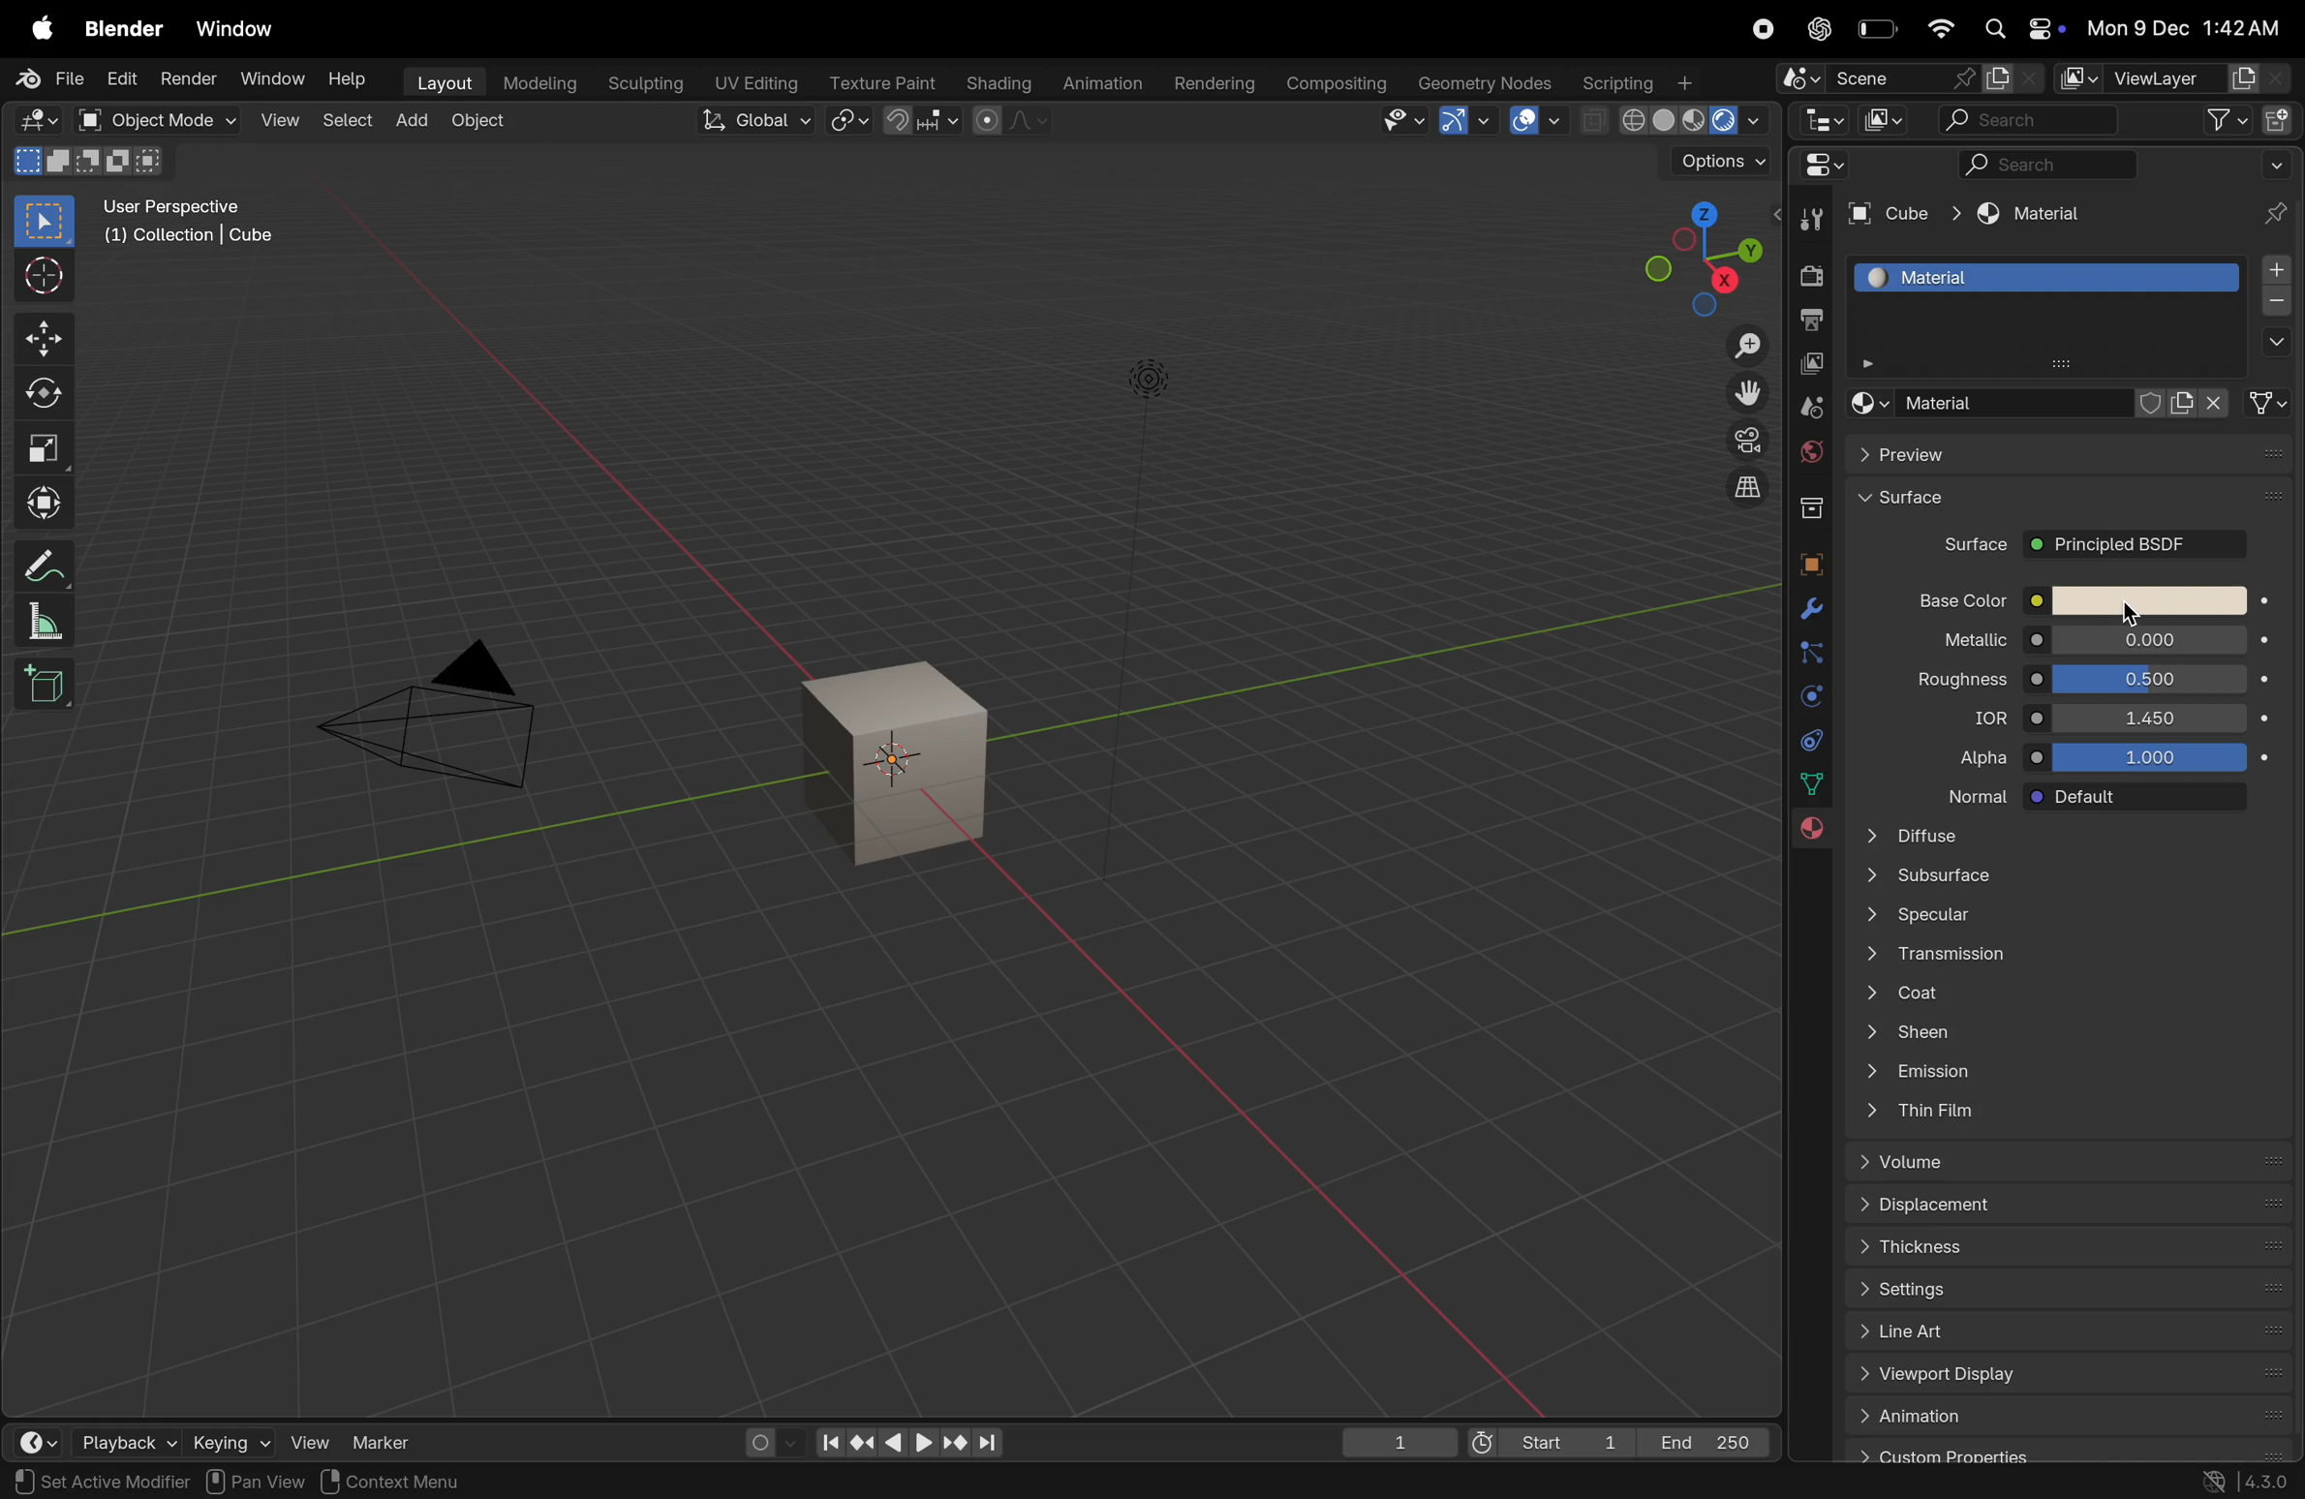 Image resolution: width=2305 pixels, height=1499 pixels. Describe the element at coordinates (1973, 546) in the screenshot. I see `Surface` at that location.